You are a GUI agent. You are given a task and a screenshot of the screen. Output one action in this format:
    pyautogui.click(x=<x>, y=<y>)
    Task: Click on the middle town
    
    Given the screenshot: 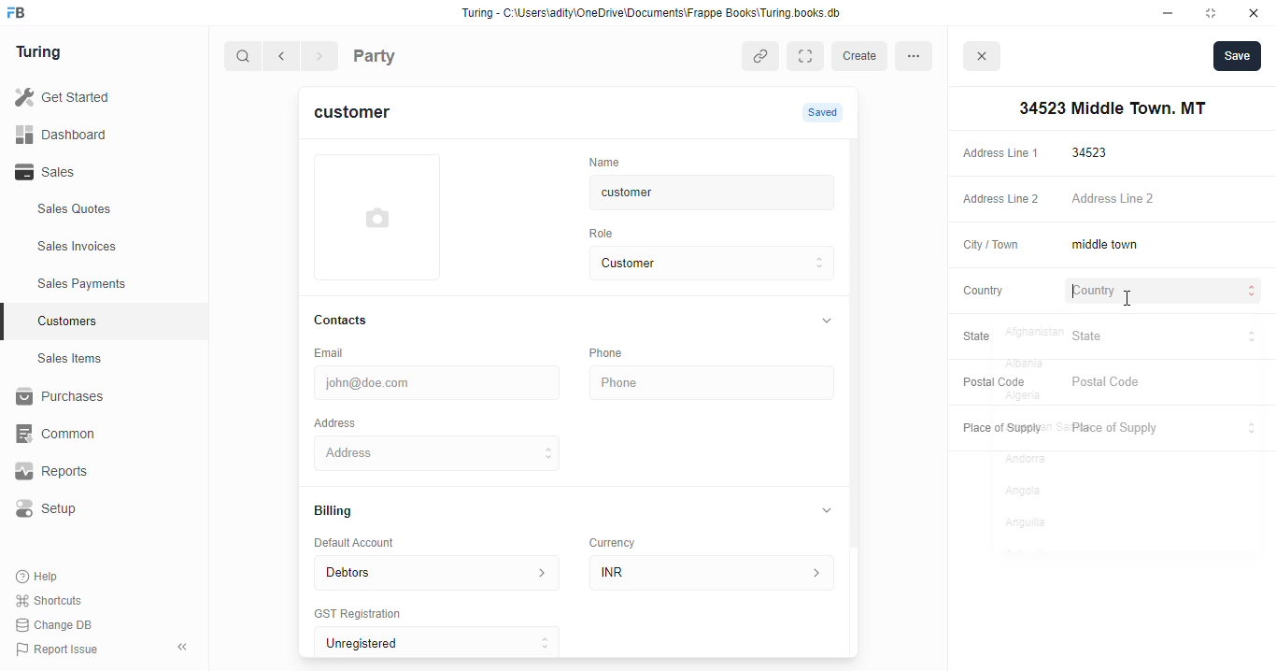 What is the action you would take?
    pyautogui.click(x=1164, y=246)
    